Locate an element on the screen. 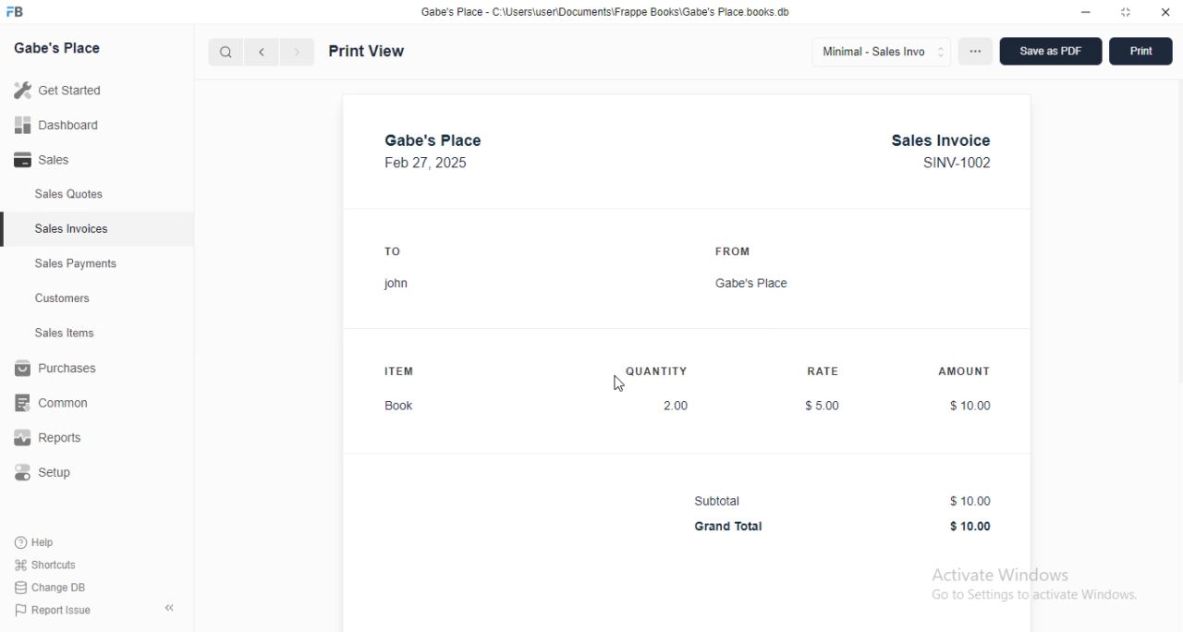 This screenshot has height=632, width=1183. Gabe's Place - C:\Users\user\Documents\Frappe Books\Gabe's Place.books db is located at coordinates (605, 12).